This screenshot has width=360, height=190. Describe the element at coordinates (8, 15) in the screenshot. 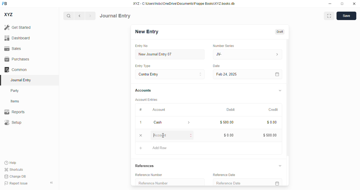

I see `XYZ` at that location.